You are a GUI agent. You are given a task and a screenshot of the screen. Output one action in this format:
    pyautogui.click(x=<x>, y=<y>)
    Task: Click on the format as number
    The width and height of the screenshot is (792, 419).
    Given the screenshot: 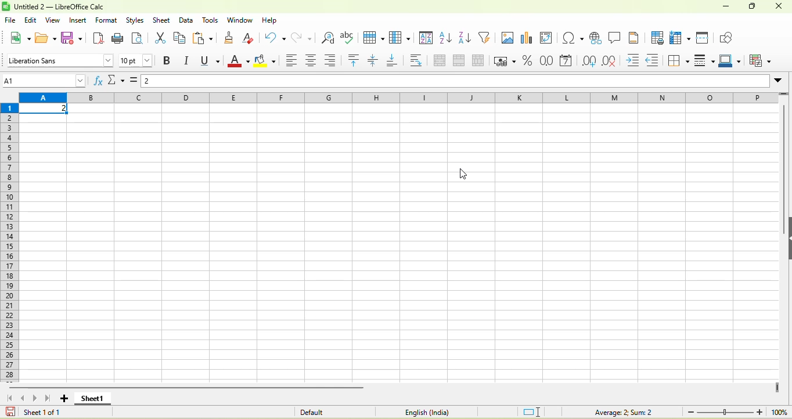 What is the action you would take?
    pyautogui.click(x=548, y=62)
    